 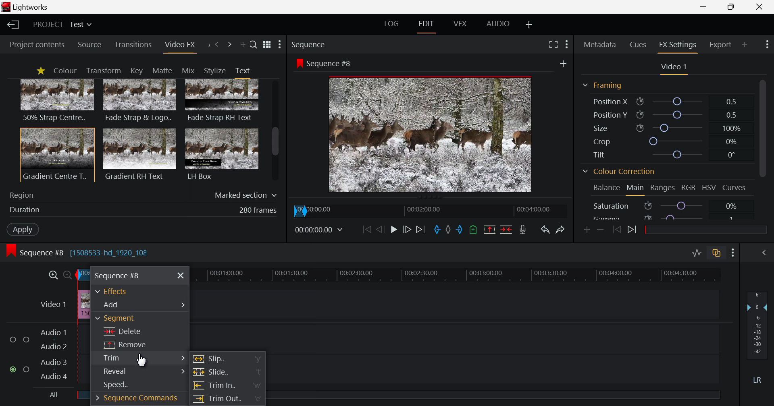 What do you see at coordinates (58, 100) in the screenshot?
I see `50% Strap centre` at bounding box center [58, 100].